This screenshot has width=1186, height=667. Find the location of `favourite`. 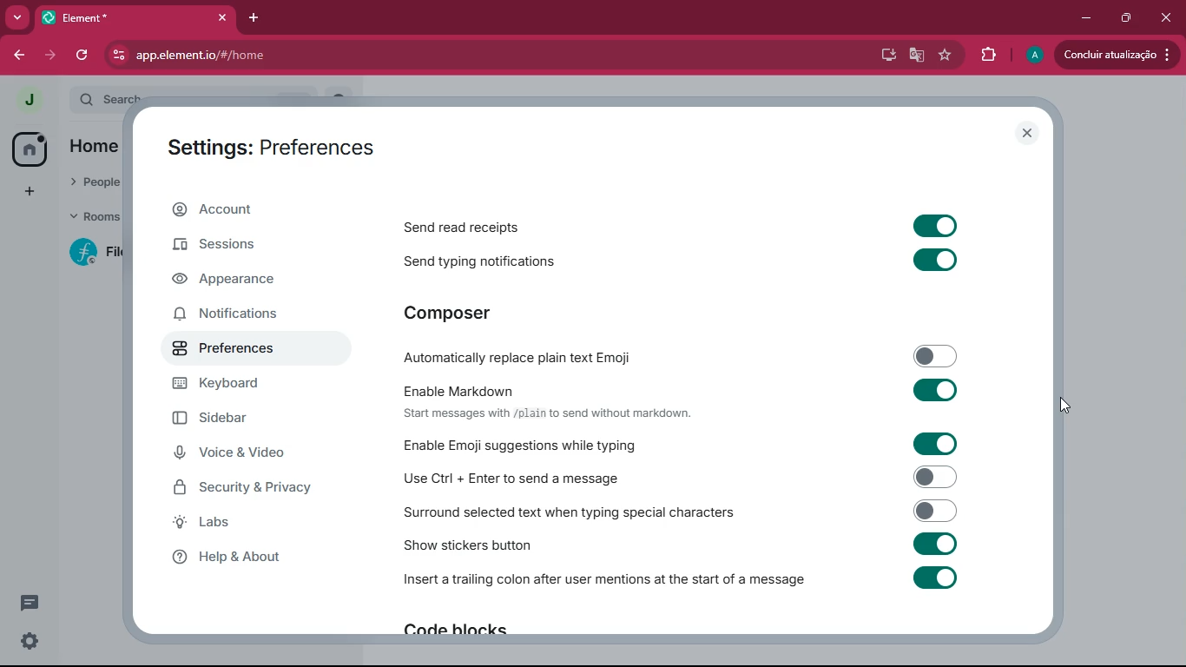

favourite is located at coordinates (946, 56).